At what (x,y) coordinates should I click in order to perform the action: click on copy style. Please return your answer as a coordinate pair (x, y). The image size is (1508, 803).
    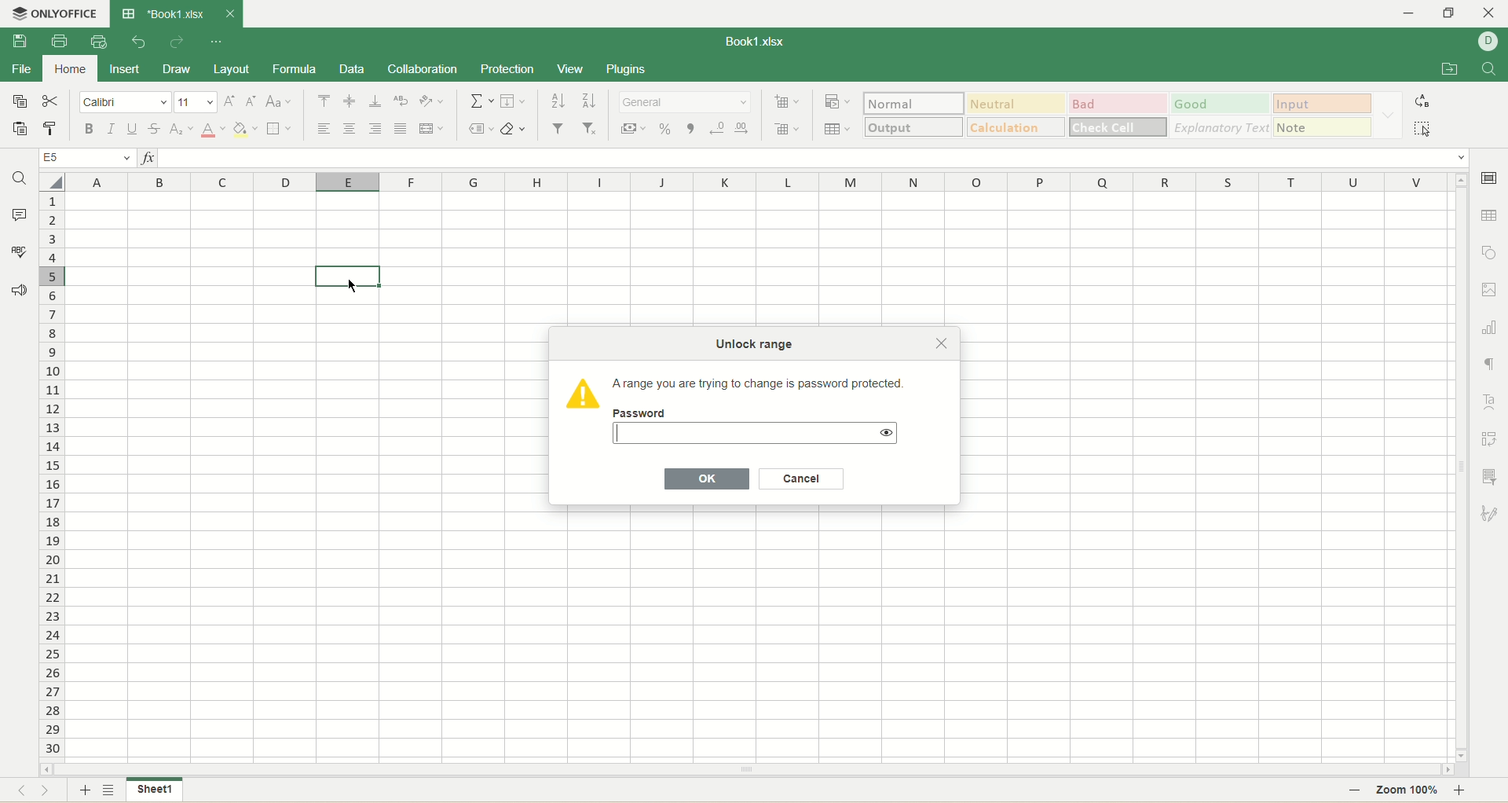
    Looking at the image, I should click on (53, 130).